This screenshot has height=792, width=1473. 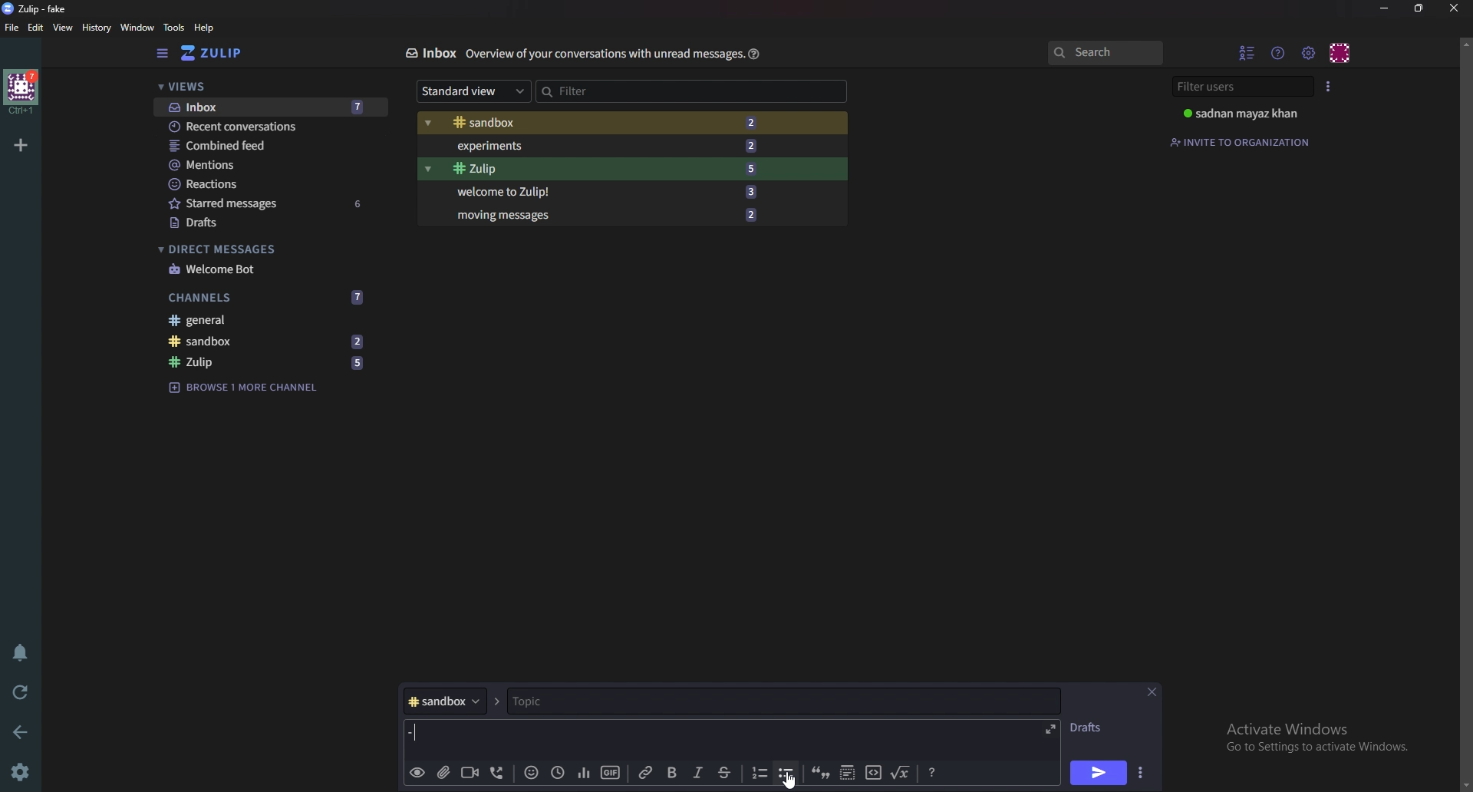 I want to click on Drafts, so click(x=1091, y=728).